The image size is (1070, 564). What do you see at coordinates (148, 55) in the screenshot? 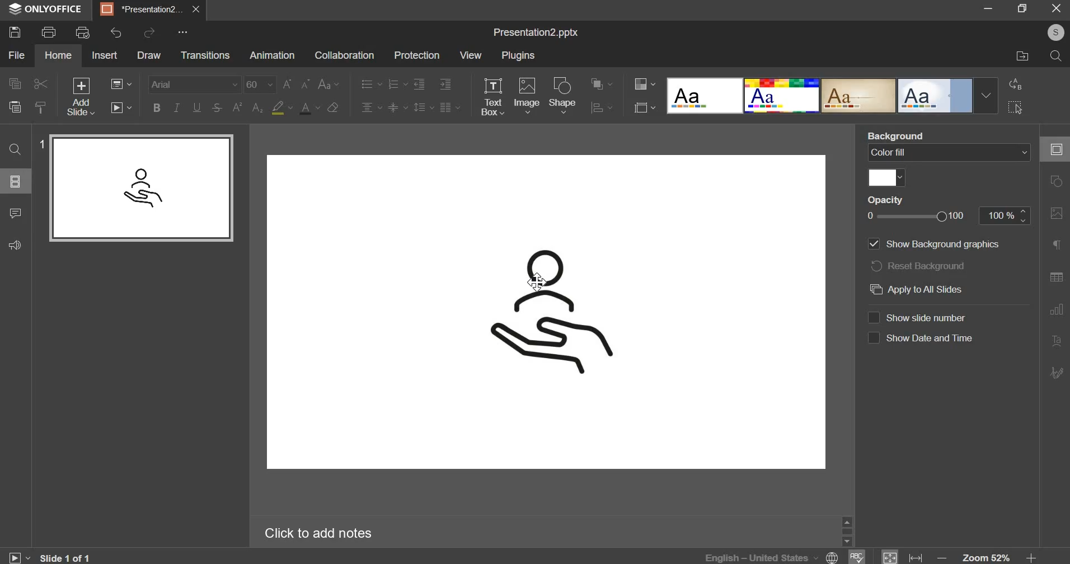
I see `draw` at bounding box center [148, 55].